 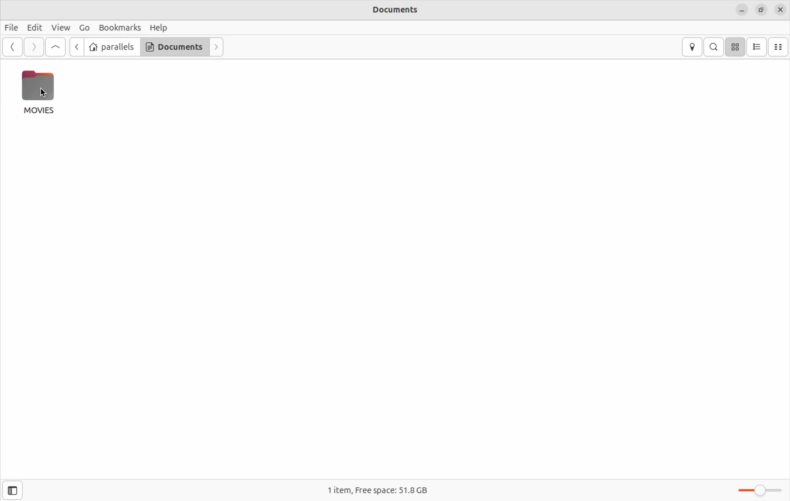 I want to click on resize, so click(x=761, y=9).